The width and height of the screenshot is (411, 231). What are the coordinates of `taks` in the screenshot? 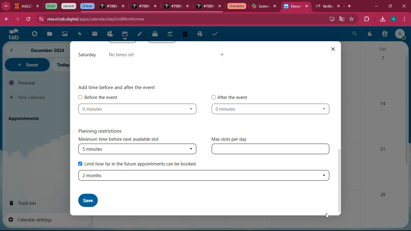 It's located at (216, 33).